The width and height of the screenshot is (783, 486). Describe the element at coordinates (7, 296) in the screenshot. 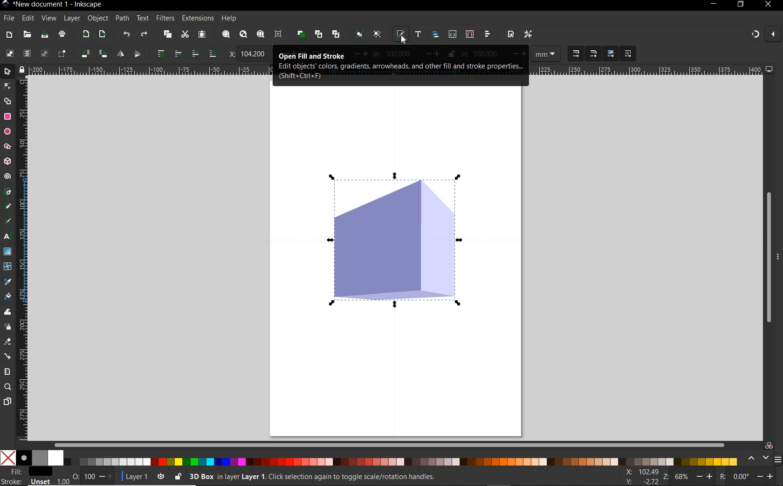

I see `PAINT BUCKET TOOL` at that location.